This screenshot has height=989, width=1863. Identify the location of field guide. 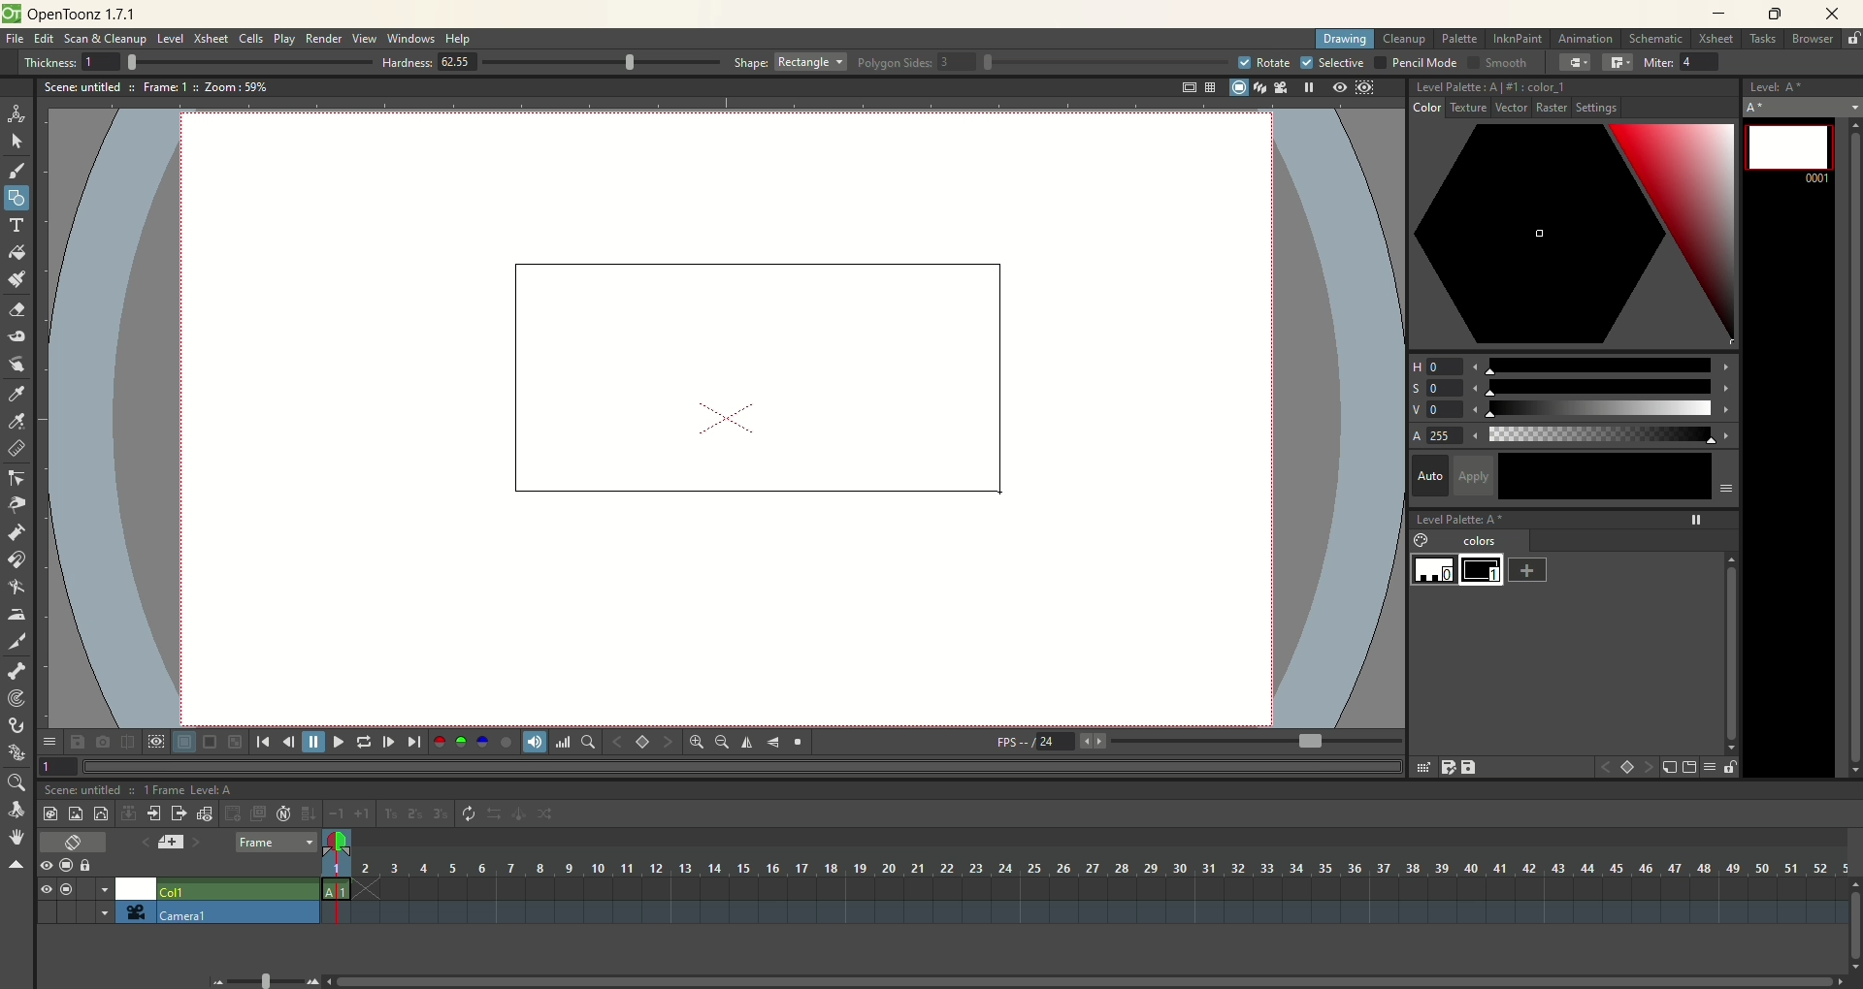
(1209, 87).